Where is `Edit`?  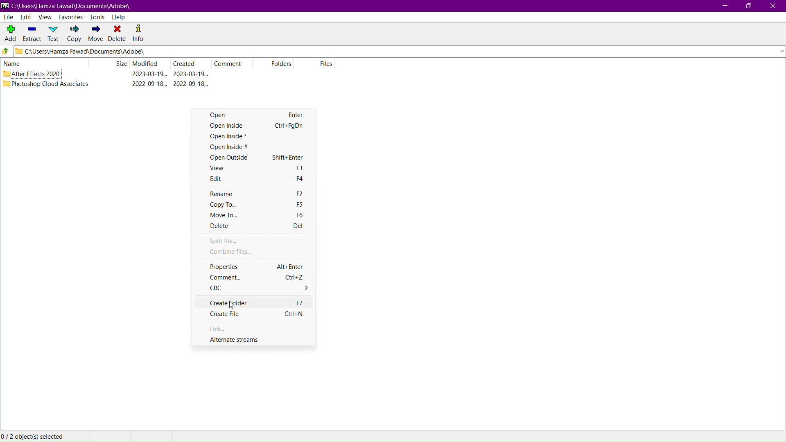 Edit is located at coordinates (252, 178).